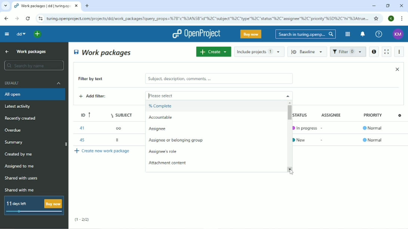 Image resolution: width=408 pixels, height=229 pixels. Describe the element at coordinates (33, 83) in the screenshot. I see `Default` at that location.